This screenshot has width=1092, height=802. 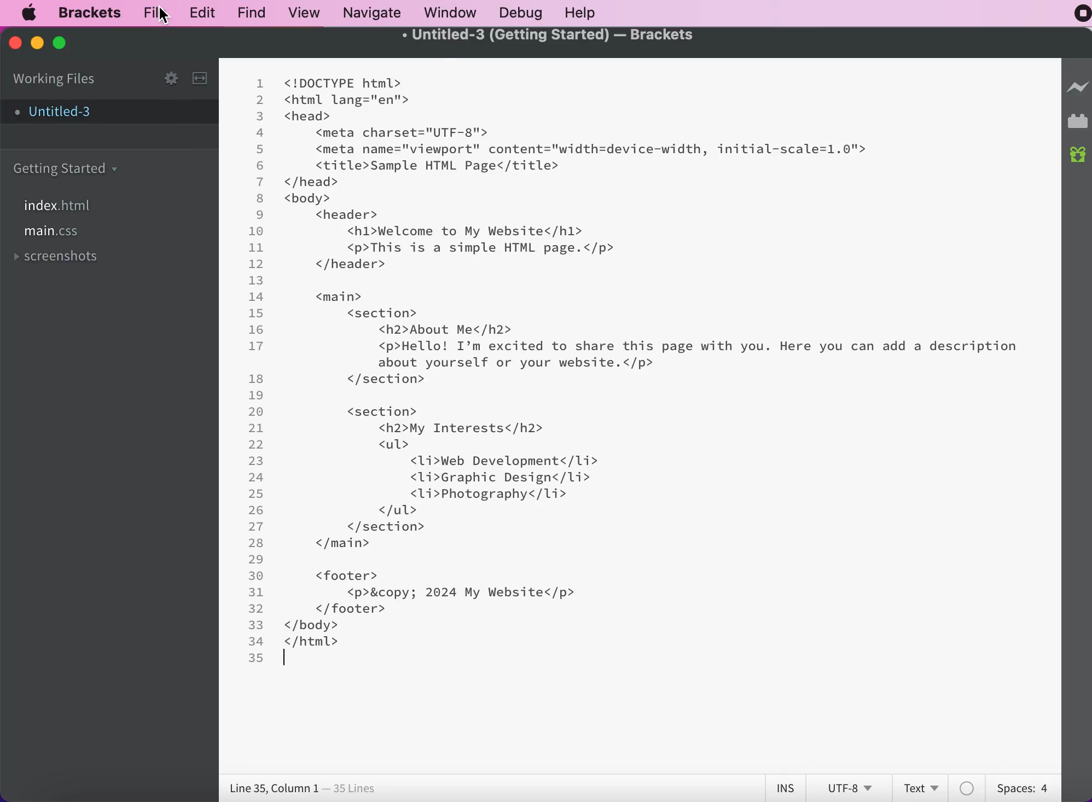 What do you see at coordinates (259, 149) in the screenshot?
I see `5` at bounding box center [259, 149].